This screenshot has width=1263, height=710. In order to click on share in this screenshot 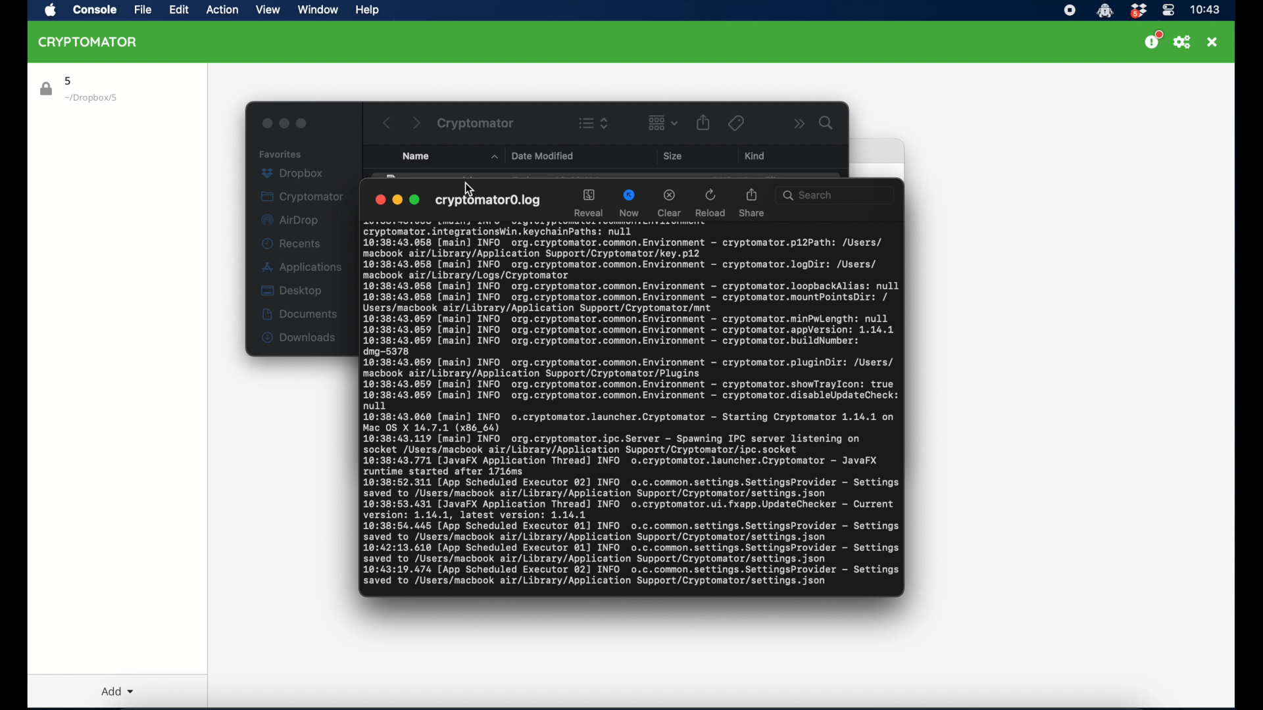, I will do `click(752, 195)`.